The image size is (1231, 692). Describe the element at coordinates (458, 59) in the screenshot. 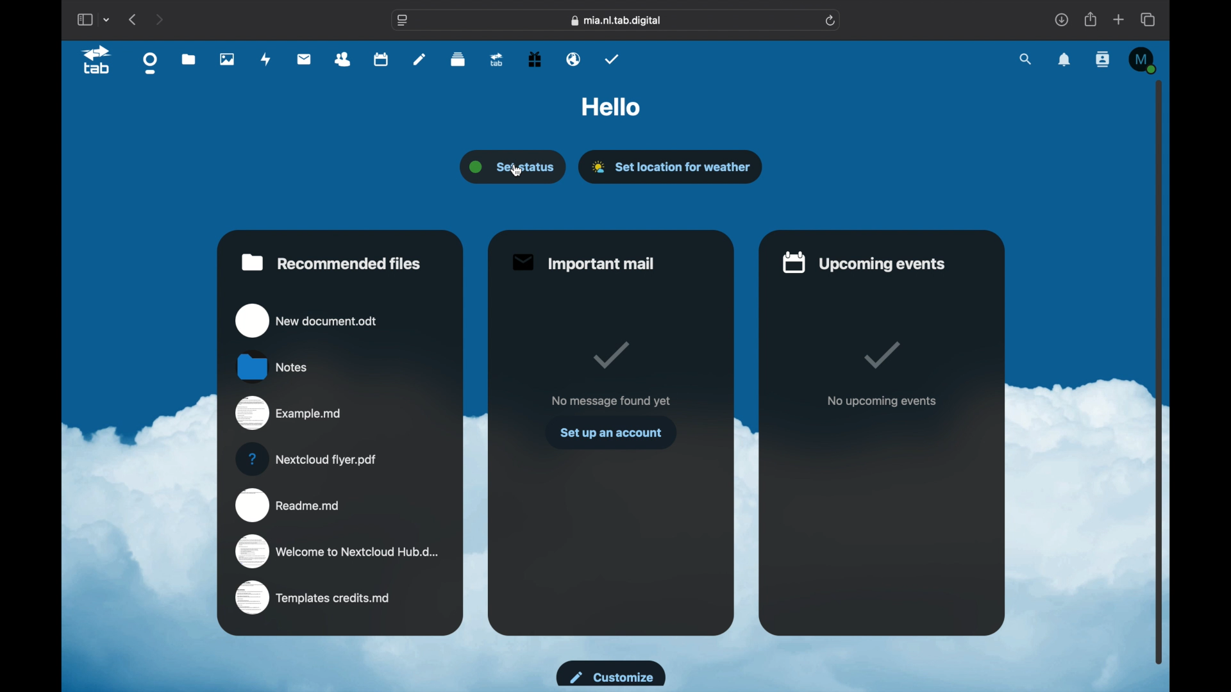

I see `deck` at that location.